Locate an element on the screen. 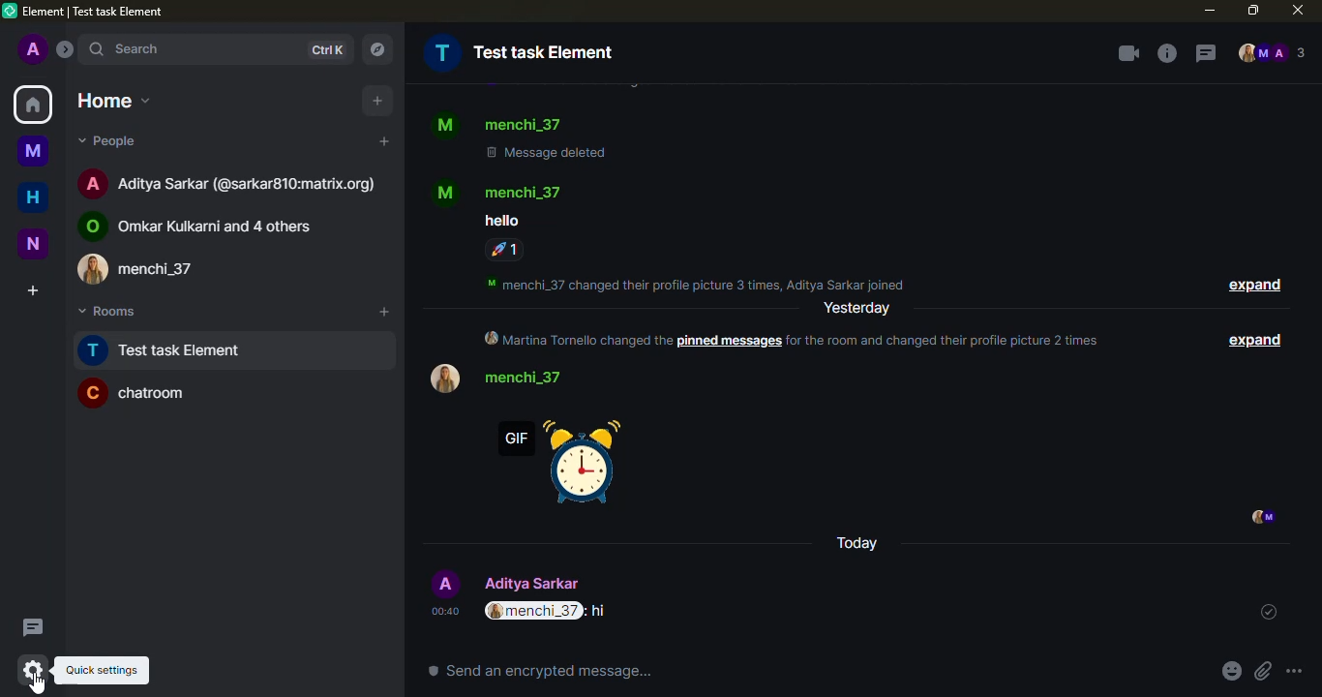 This screenshot has height=697, width=1322. personal is located at coordinates (539, 582).